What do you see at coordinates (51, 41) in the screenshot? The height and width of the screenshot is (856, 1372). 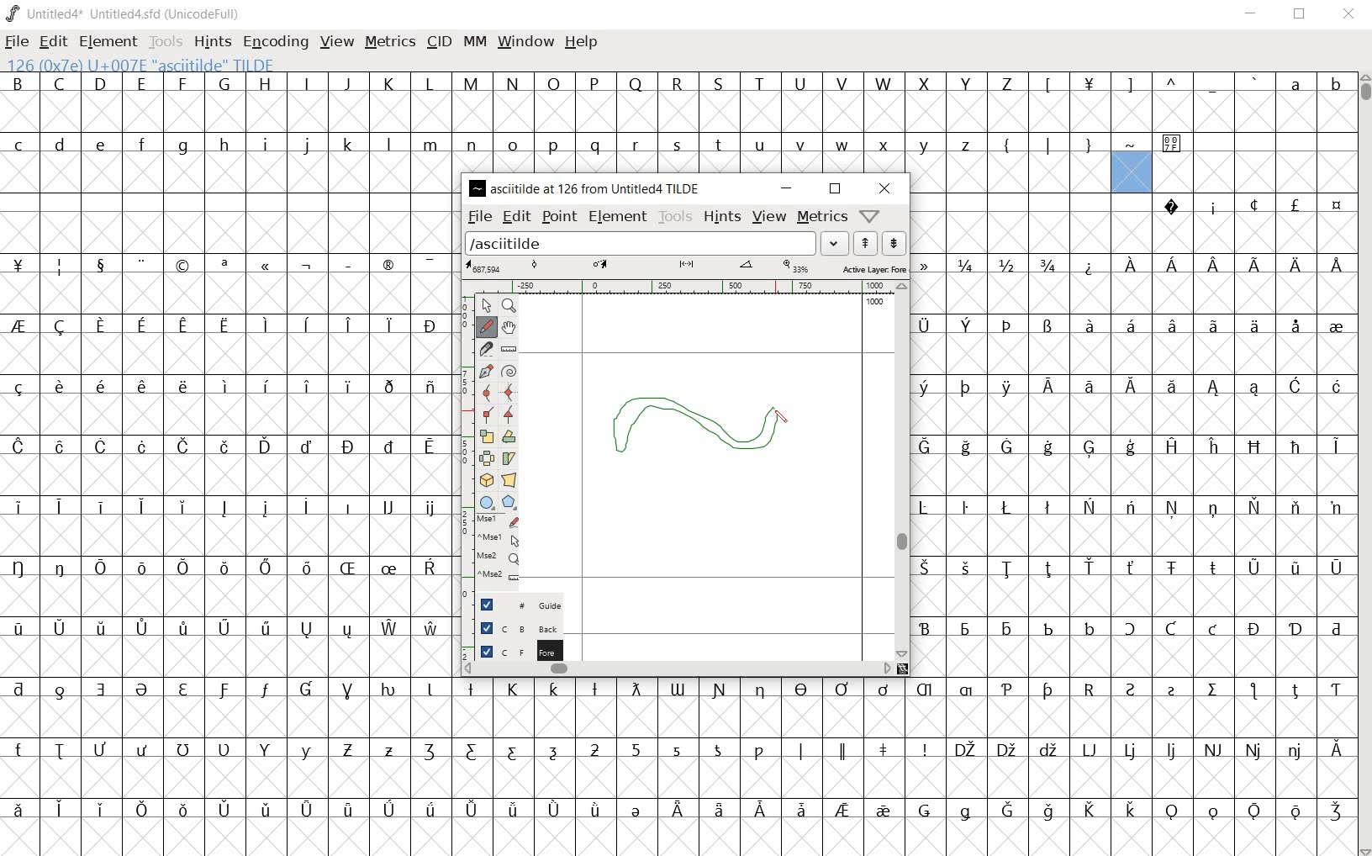 I see `EDIT` at bounding box center [51, 41].